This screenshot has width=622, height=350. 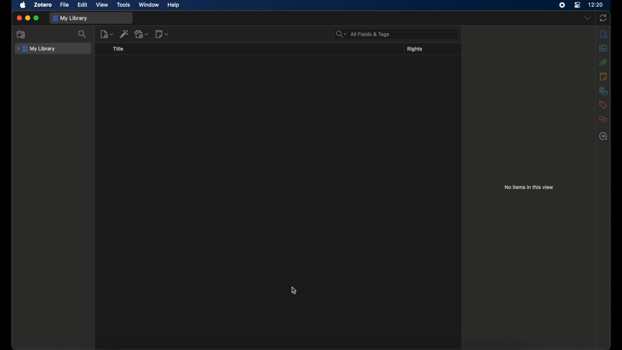 What do you see at coordinates (21, 34) in the screenshot?
I see `new collection` at bounding box center [21, 34].